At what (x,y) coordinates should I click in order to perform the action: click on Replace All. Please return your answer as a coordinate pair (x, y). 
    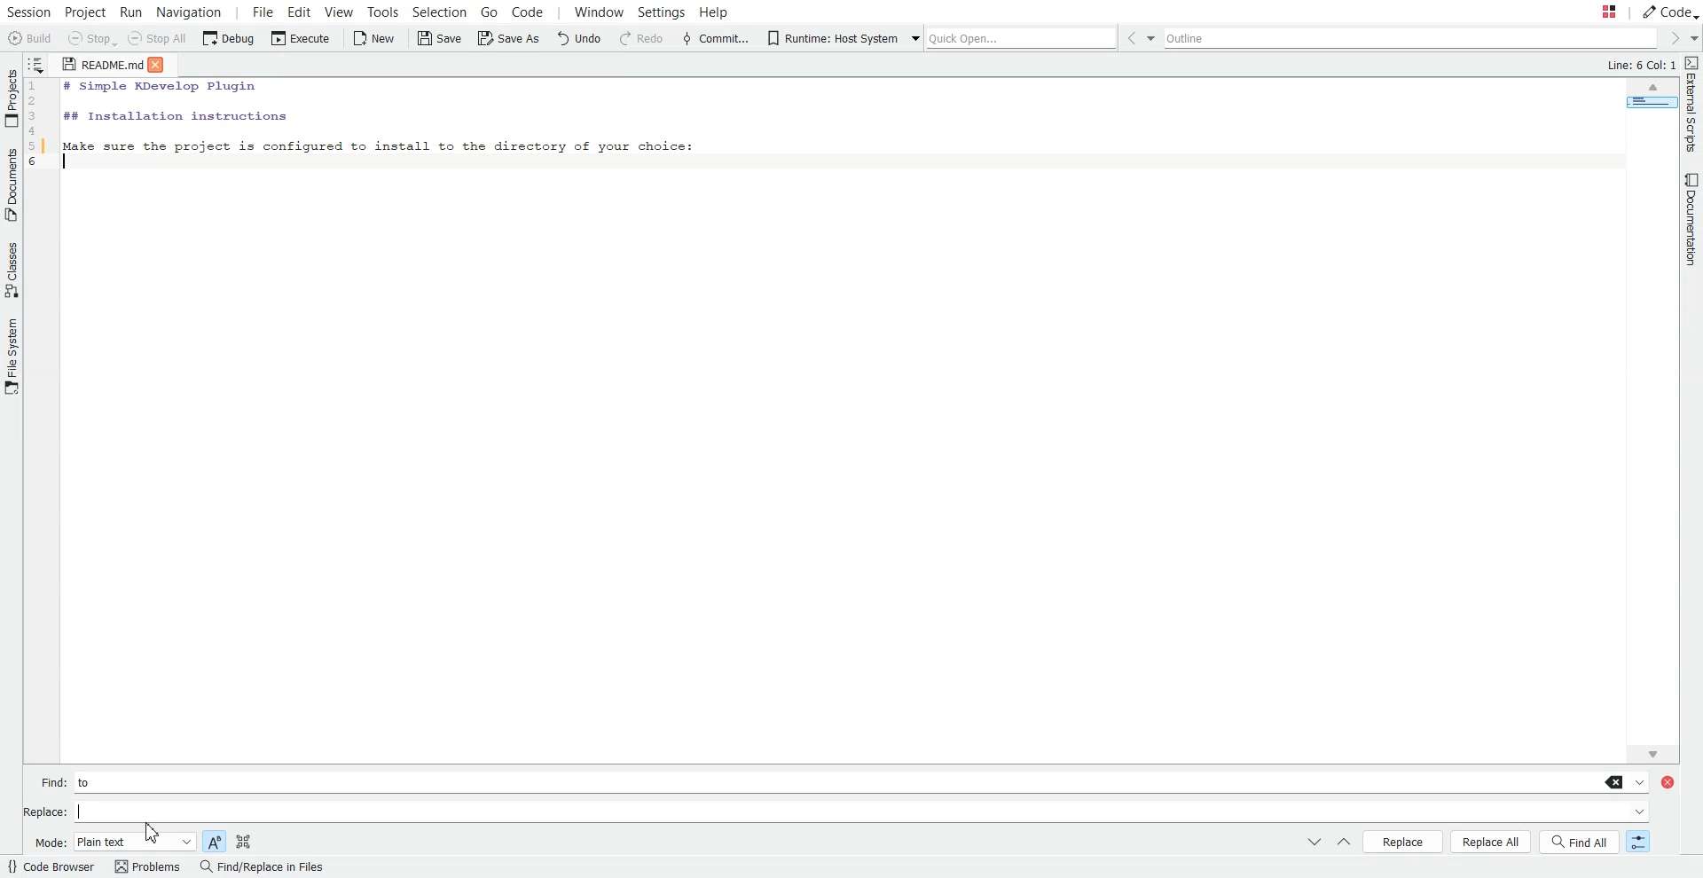
    Looking at the image, I should click on (1492, 842).